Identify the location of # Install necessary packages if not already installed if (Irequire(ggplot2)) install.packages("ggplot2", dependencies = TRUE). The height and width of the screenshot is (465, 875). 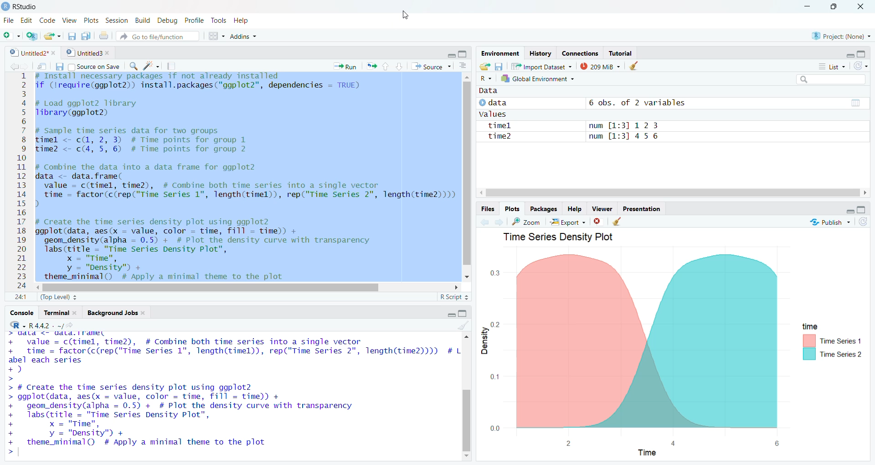
(199, 83).